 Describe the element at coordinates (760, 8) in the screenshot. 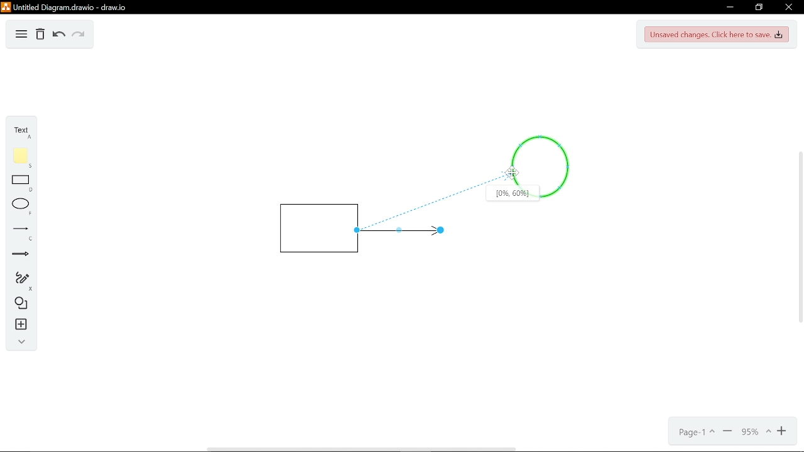

I see `Restore down` at that location.